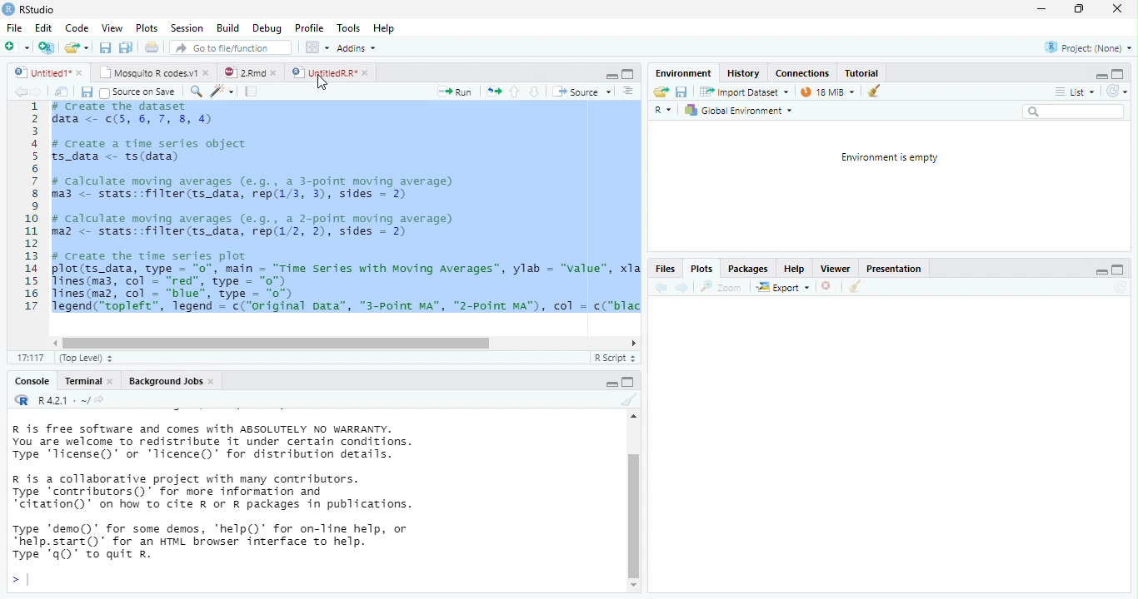  Describe the element at coordinates (515, 92) in the screenshot. I see `up` at that location.